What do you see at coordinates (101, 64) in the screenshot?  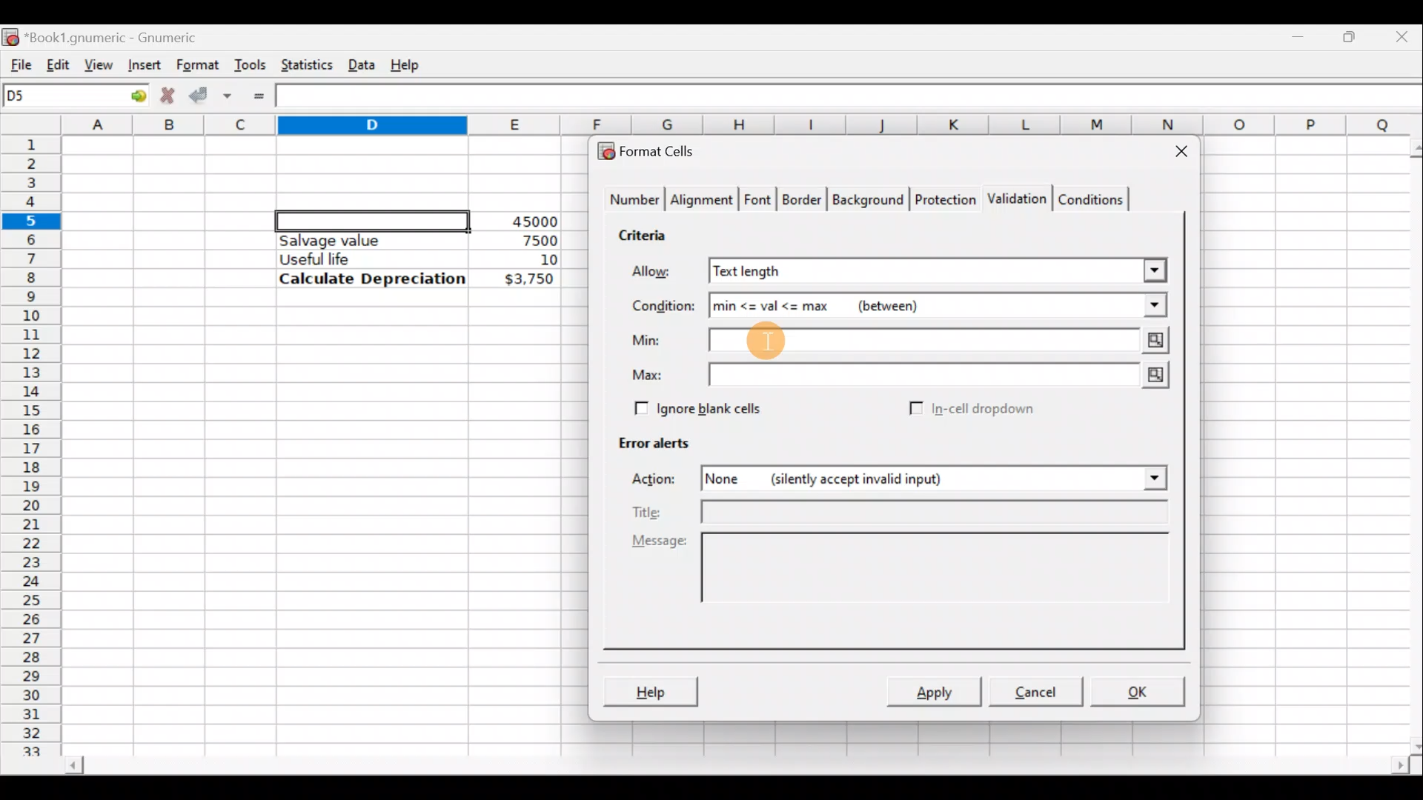 I see `View` at bounding box center [101, 64].